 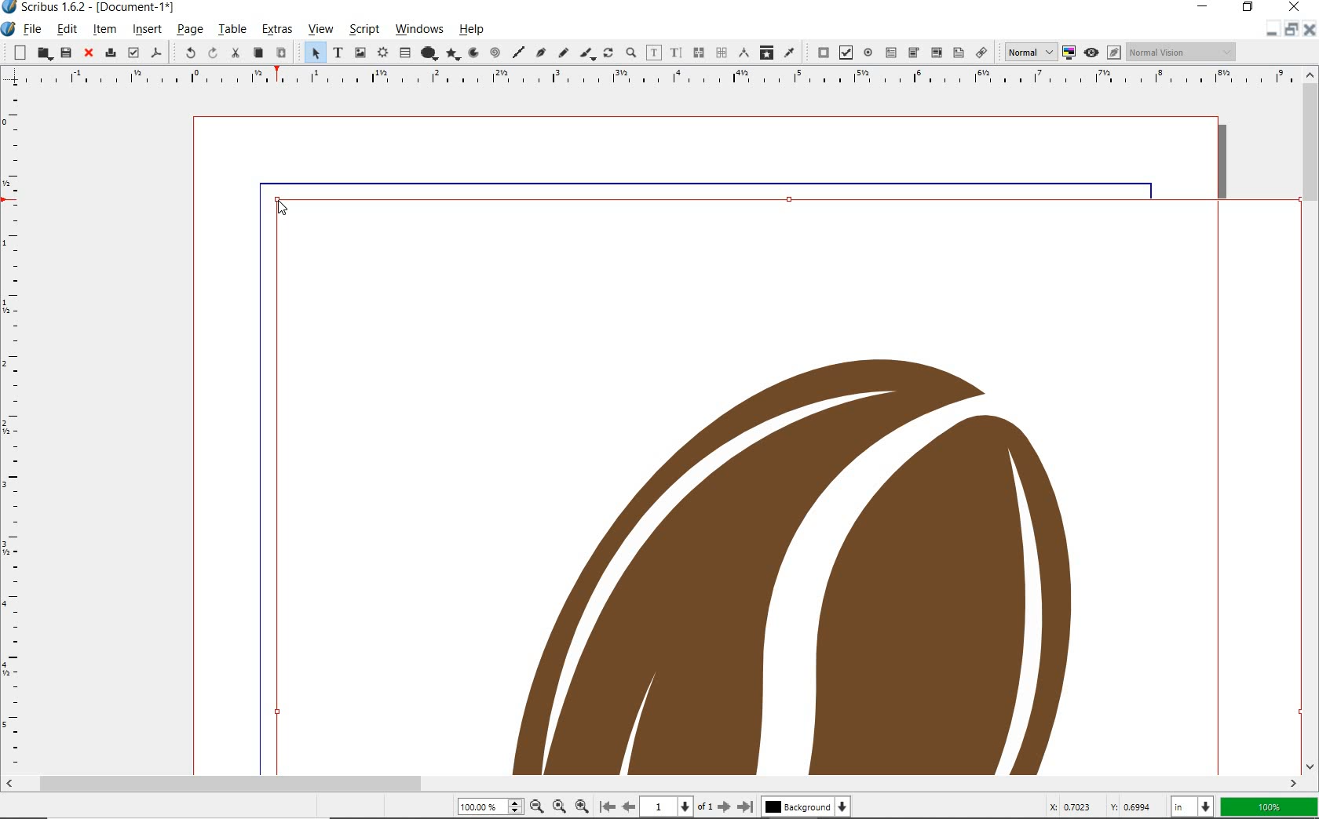 I want to click on open, so click(x=43, y=53).